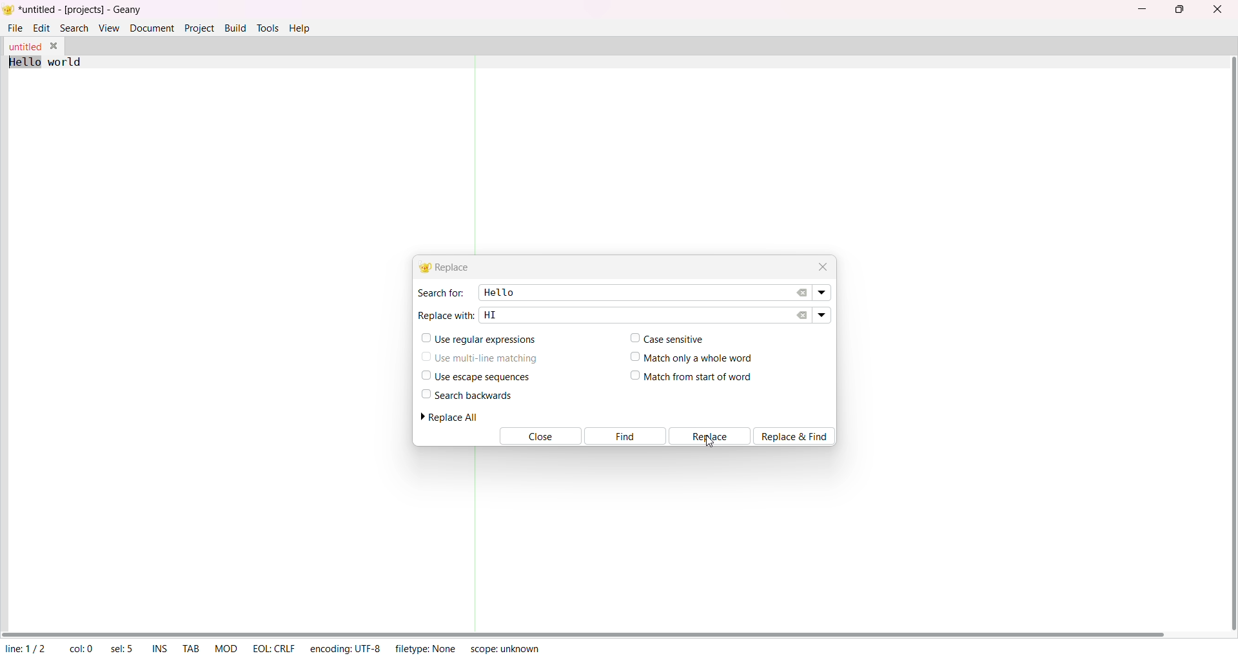  What do you see at coordinates (475, 539) in the screenshot?
I see `Separator` at bounding box center [475, 539].